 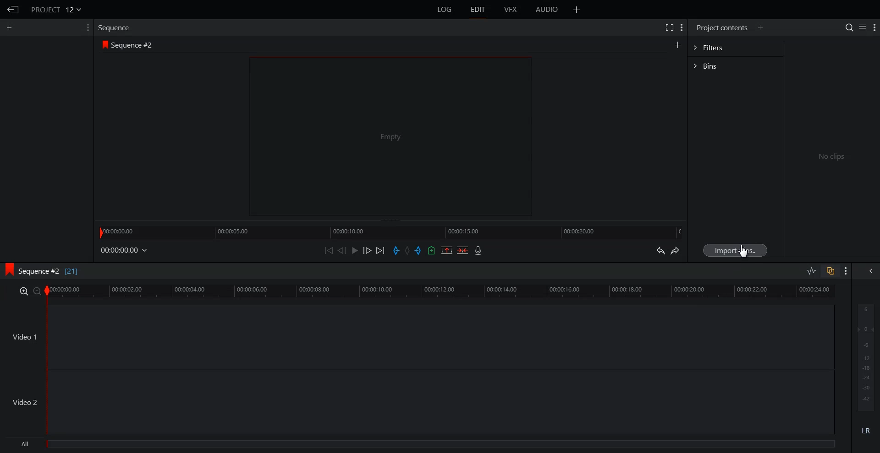 I want to click on Toggle Audio editing, so click(x=812, y=270).